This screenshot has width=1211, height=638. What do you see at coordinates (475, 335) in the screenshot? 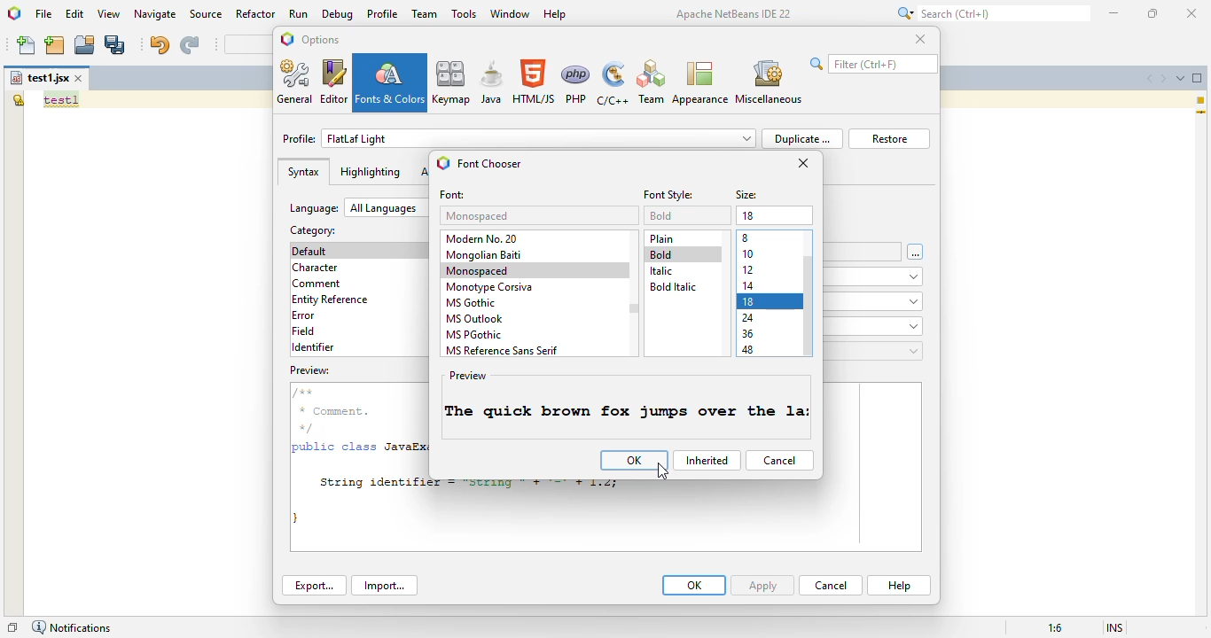
I see `MS PGothic` at bounding box center [475, 335].